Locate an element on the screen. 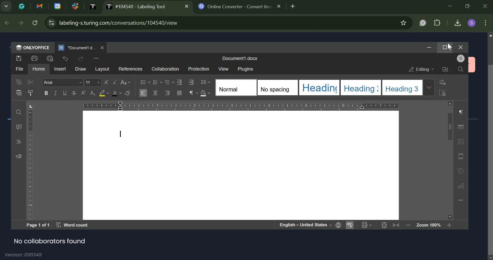 The height and width of the screenshot is (260, 493). decrease indent is located at coordinates (179, 82).